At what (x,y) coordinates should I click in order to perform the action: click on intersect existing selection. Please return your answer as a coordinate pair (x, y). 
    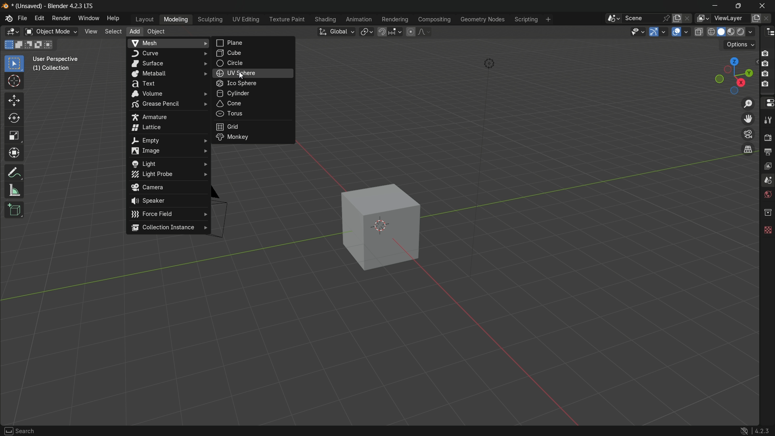
    Looking at the image, I should click on (51, 44).